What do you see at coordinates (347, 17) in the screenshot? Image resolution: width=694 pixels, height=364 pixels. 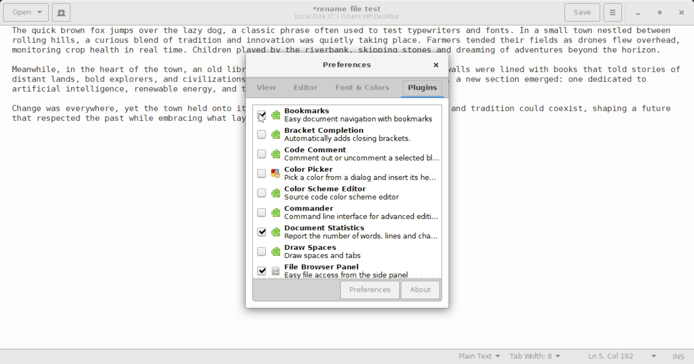 I see `File Location` at bounding box center [347, 17].